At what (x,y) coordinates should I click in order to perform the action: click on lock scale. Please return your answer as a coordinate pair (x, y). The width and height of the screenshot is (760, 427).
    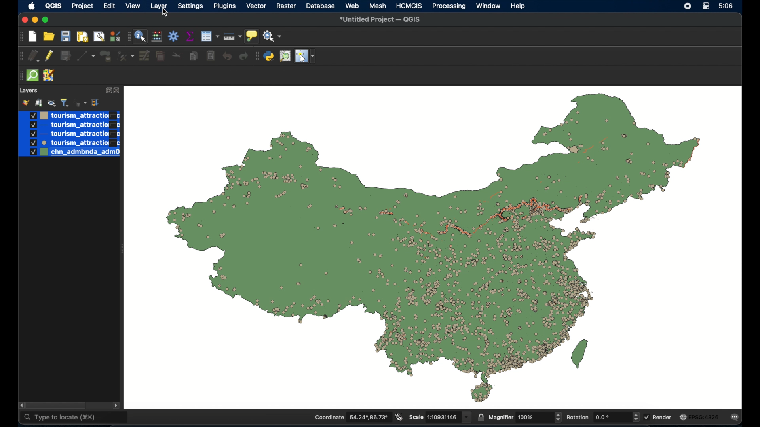
    Looking at the image, I should click on (481, 416).